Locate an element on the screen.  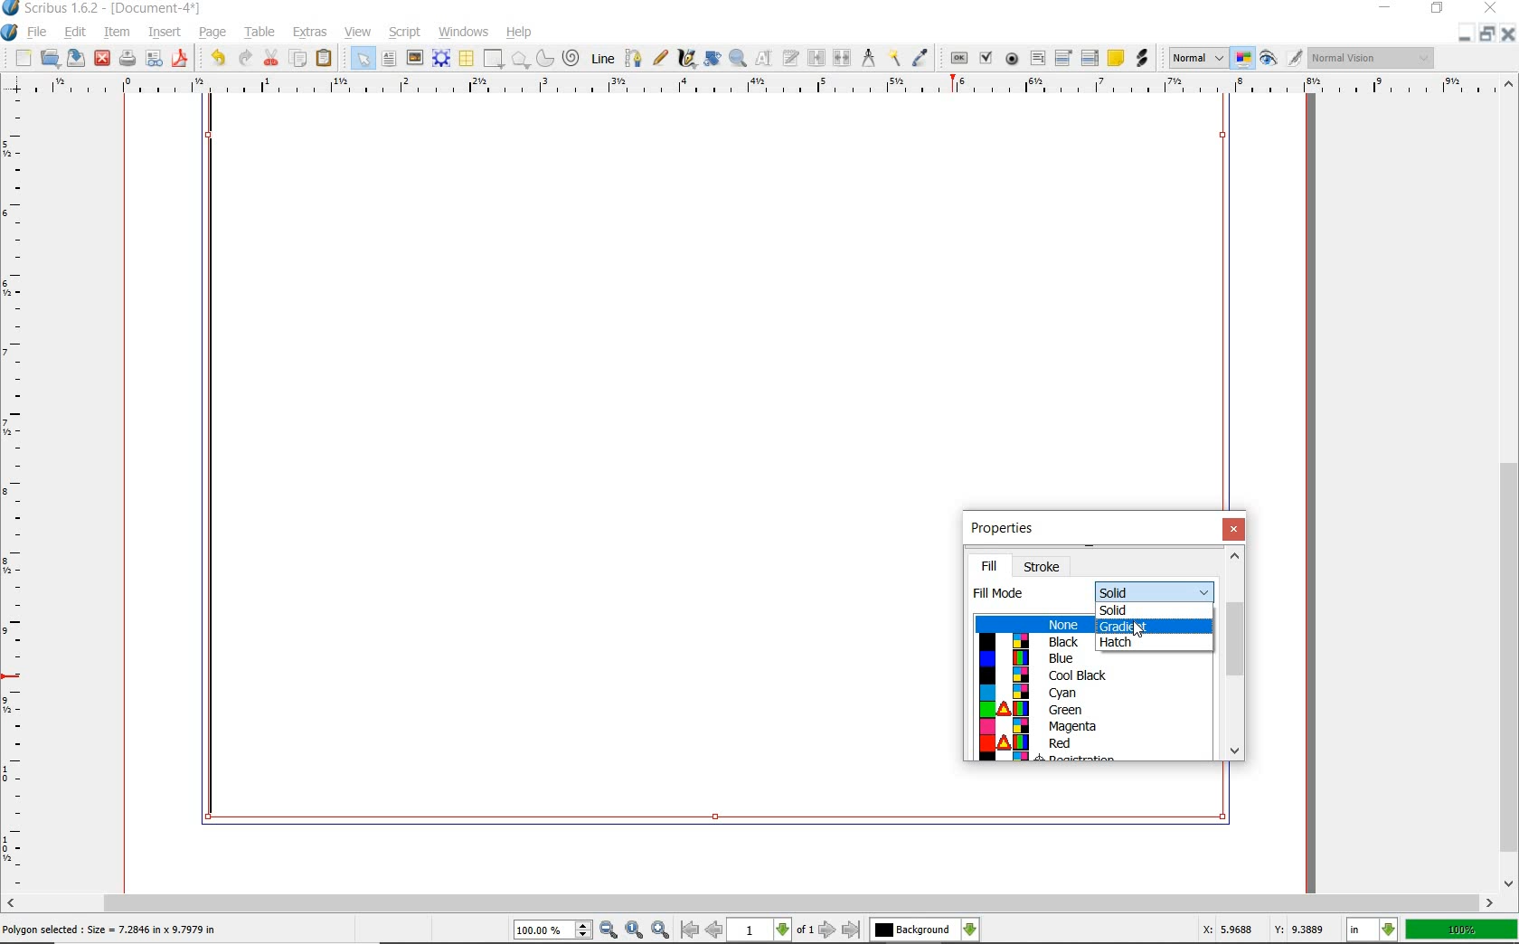
pdf push button is located at coordinates (956, 57).